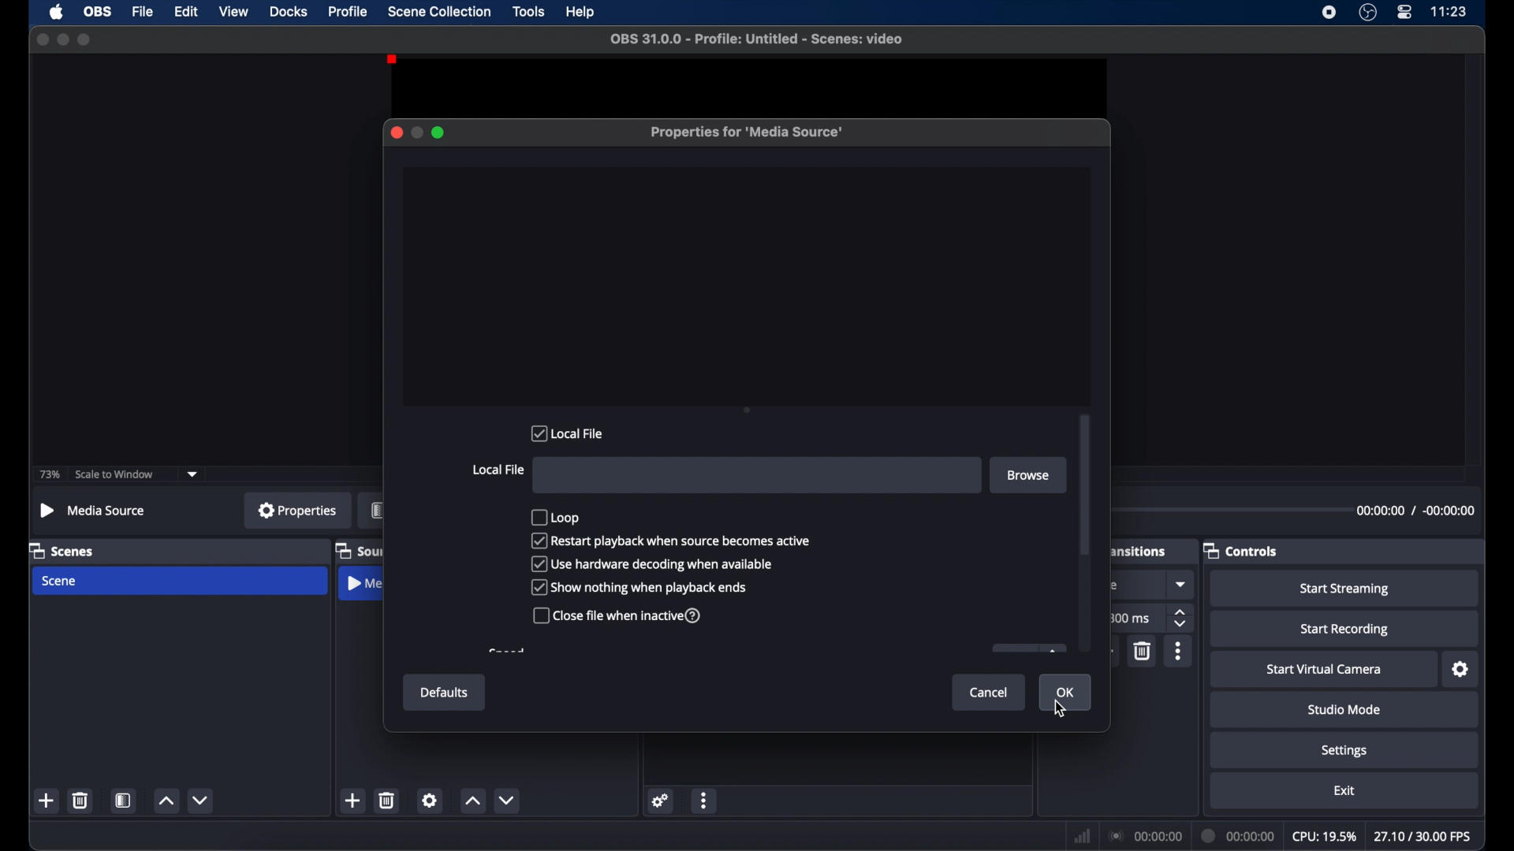  Describe the element at coordinates (672, 541) in the screenshot. I see `restart playback when source becomes active` at that location.